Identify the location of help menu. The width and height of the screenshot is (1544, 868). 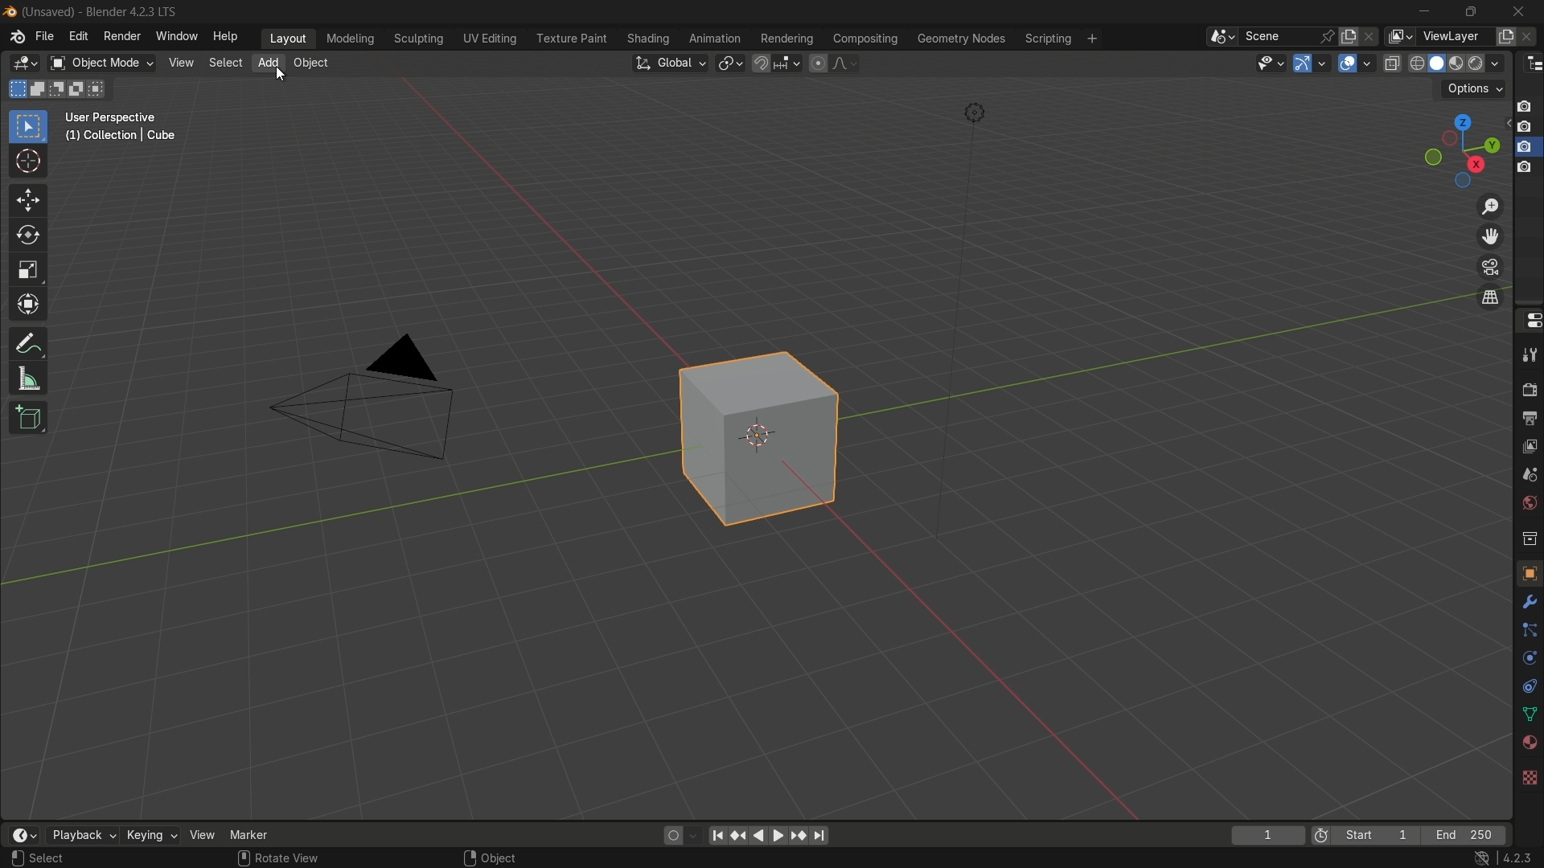
(228, 37).